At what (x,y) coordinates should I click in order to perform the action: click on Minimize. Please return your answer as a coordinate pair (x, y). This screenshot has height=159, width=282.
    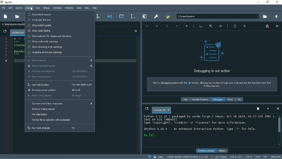
    Looking at the image, I should click on (259, 2).